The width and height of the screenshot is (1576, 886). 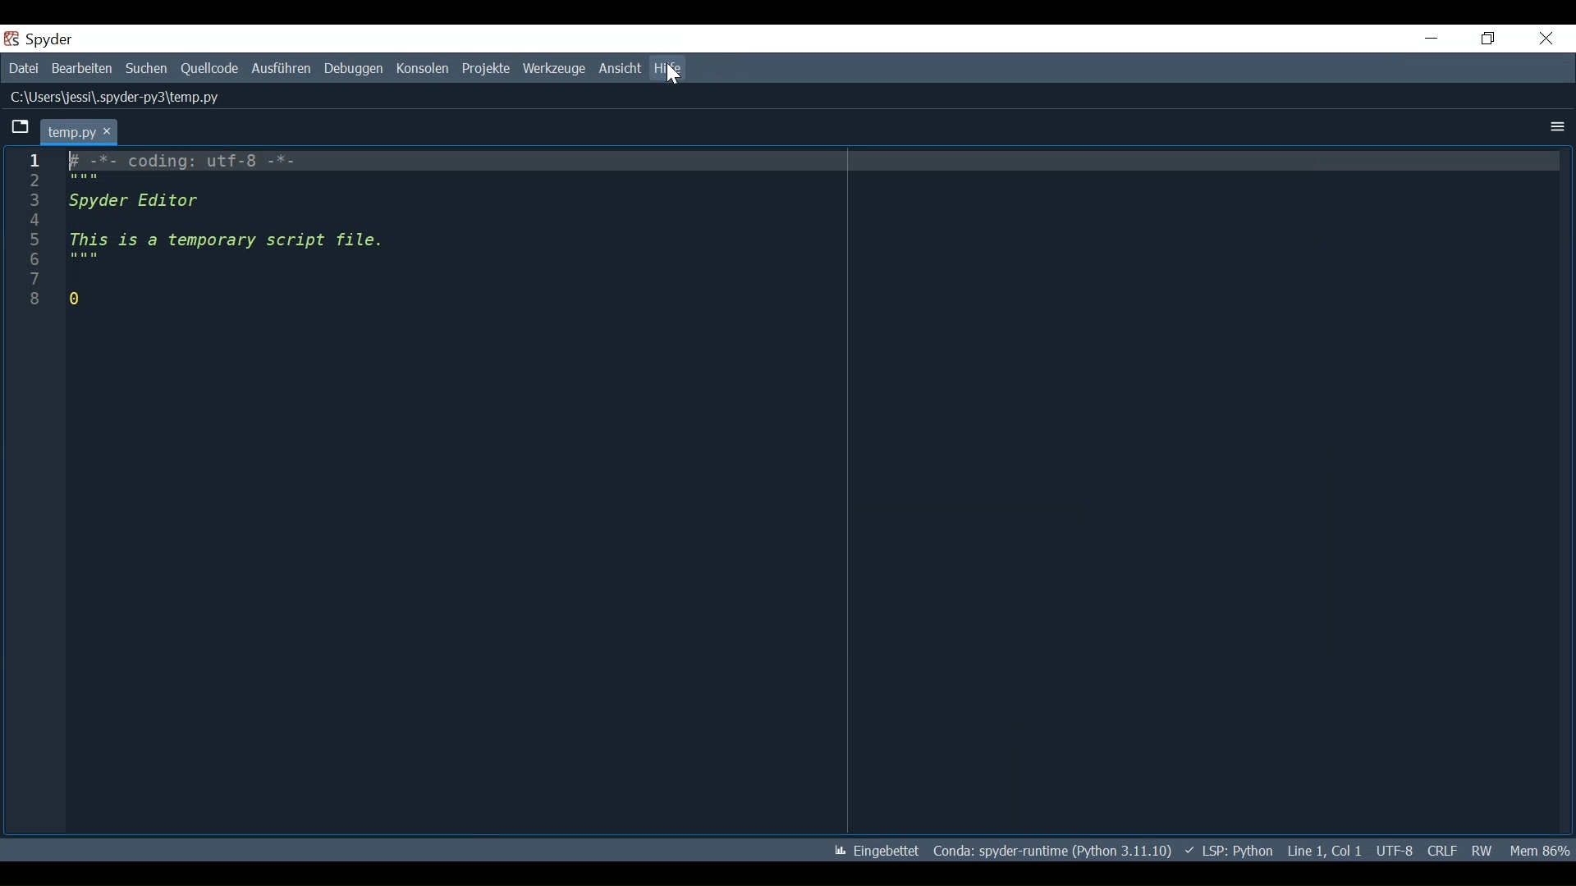 I want to click on UTF-8, so click(x=1395, y=850).